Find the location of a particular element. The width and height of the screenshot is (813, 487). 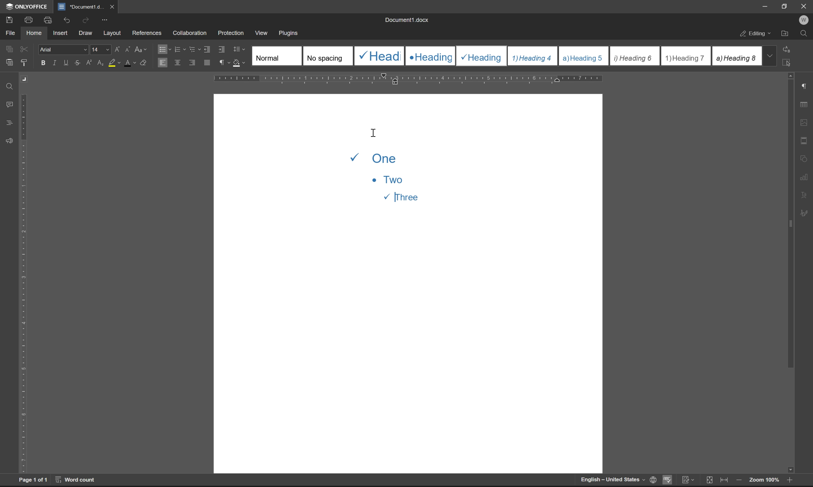

Heading 7 is located at coordinates (686, 56).